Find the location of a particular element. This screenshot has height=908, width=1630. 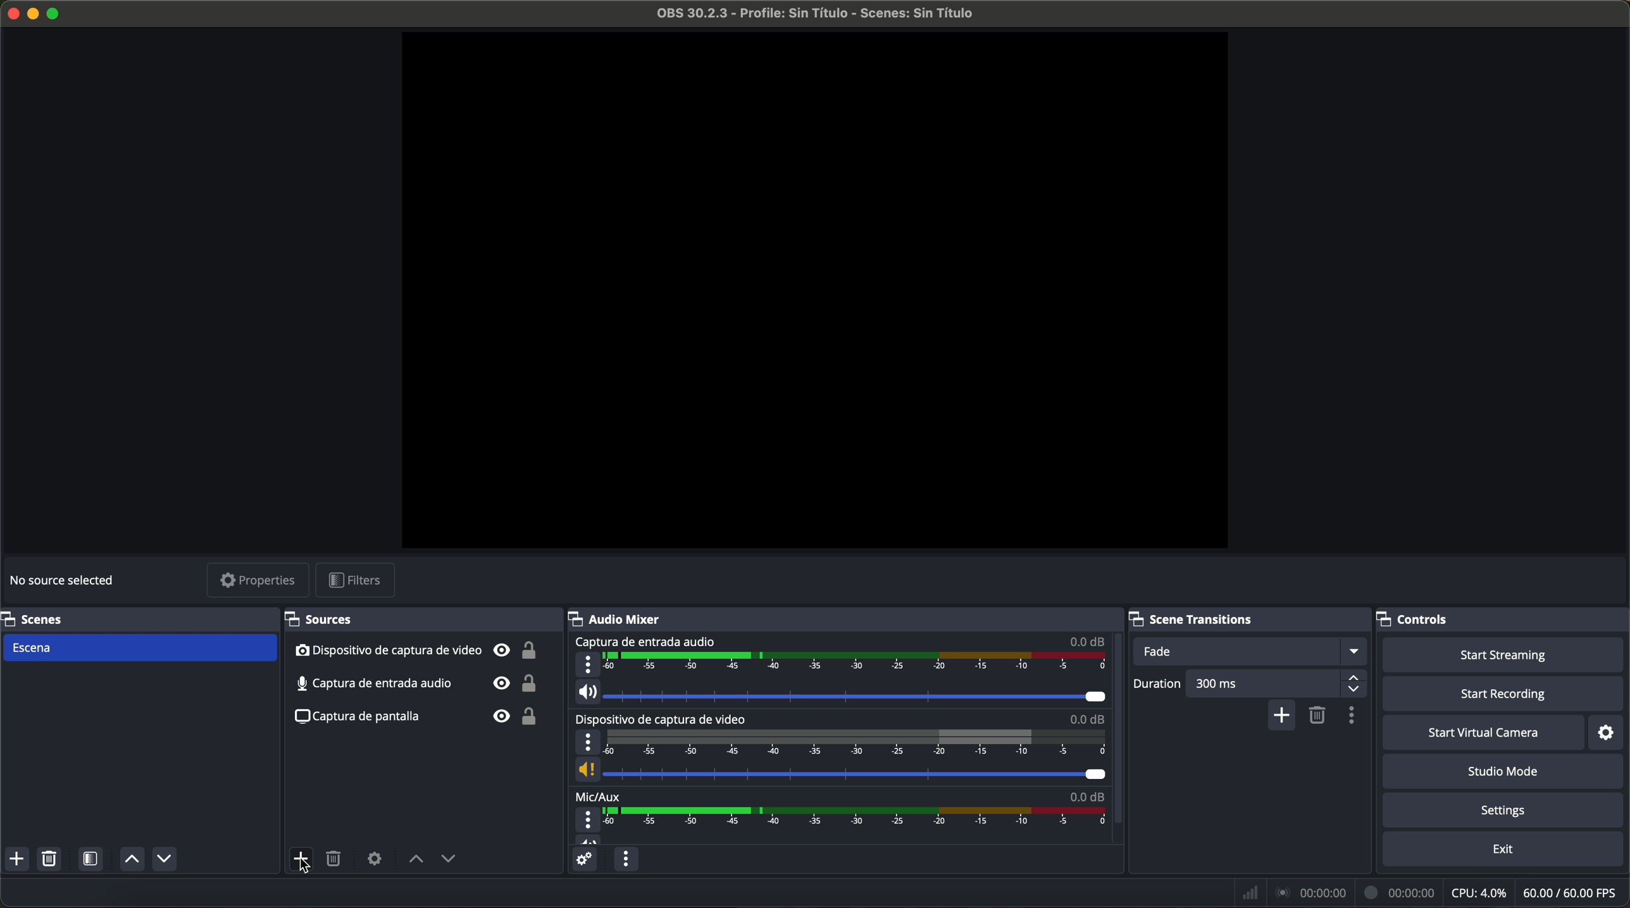

audio input capture is located at coordinates (644, 642).